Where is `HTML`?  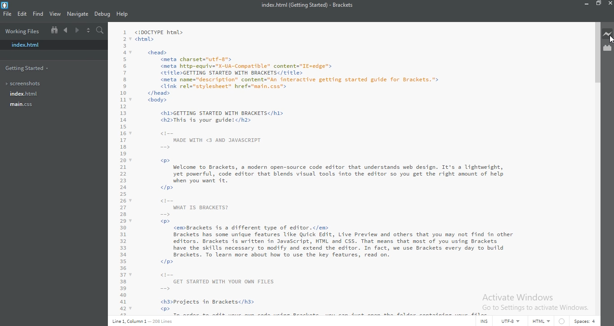
HTML is located at coordinates (542, 322).